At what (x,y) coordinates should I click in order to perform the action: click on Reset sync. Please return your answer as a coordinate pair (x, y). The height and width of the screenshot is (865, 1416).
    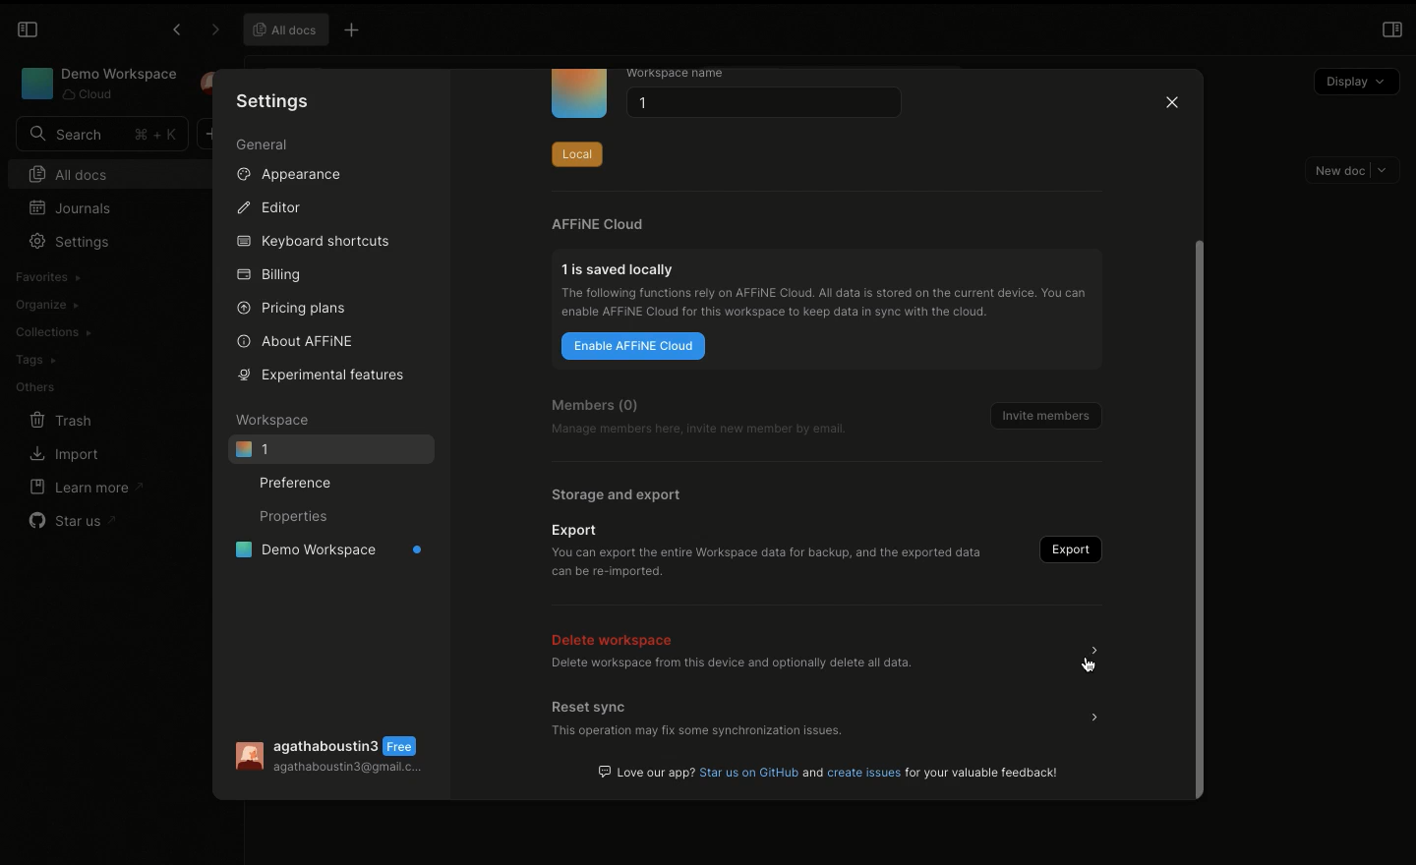
    Looking at the image, I should click on (592, 706).